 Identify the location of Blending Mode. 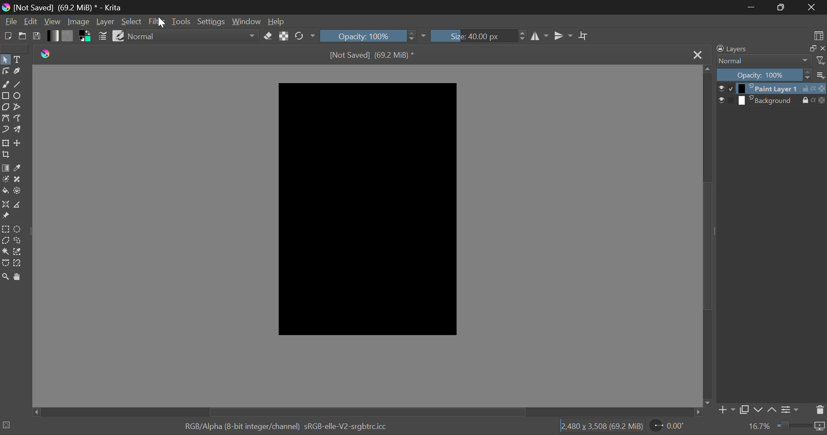
(193, 37).